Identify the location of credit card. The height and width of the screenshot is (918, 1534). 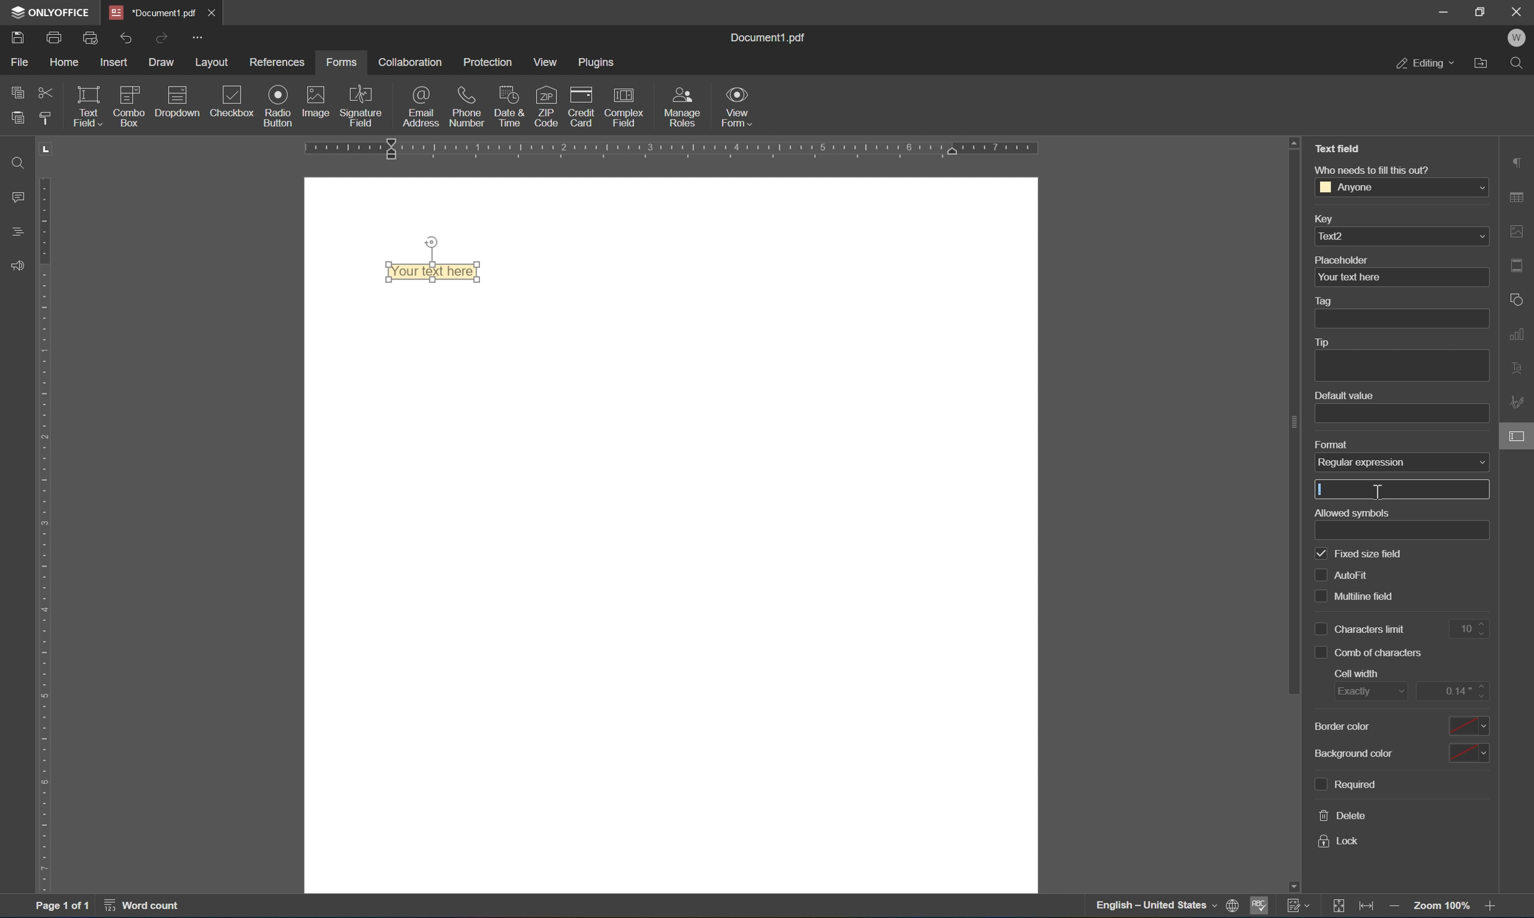
(582, 105).